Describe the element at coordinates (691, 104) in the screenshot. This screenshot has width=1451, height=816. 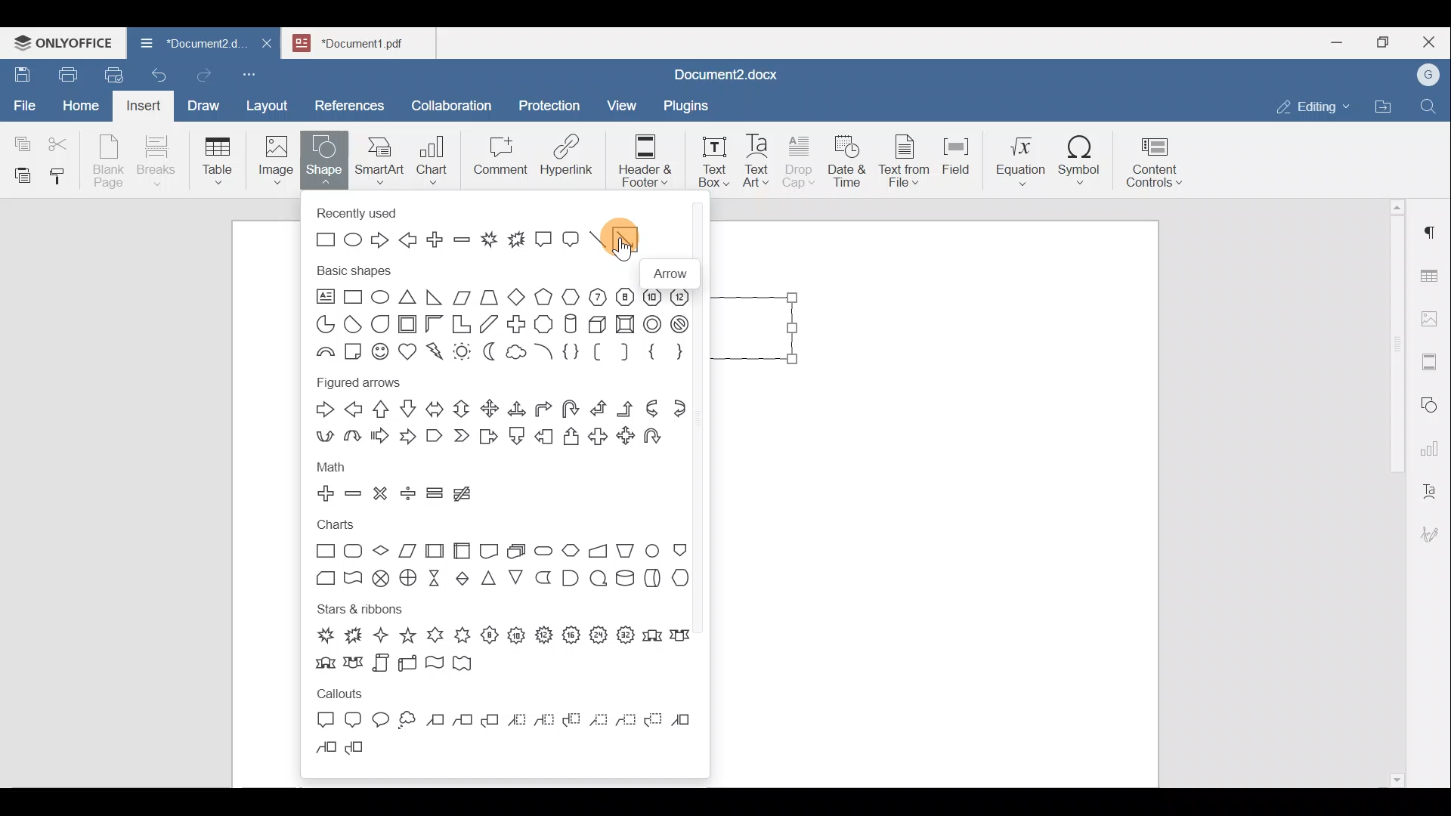
I see `Plugins` at that location.